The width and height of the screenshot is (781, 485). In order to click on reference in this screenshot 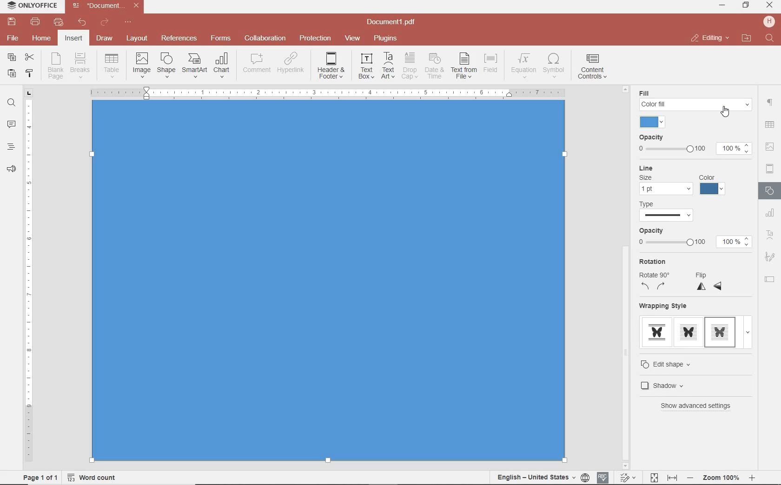, I will do `click(178, 39)`.